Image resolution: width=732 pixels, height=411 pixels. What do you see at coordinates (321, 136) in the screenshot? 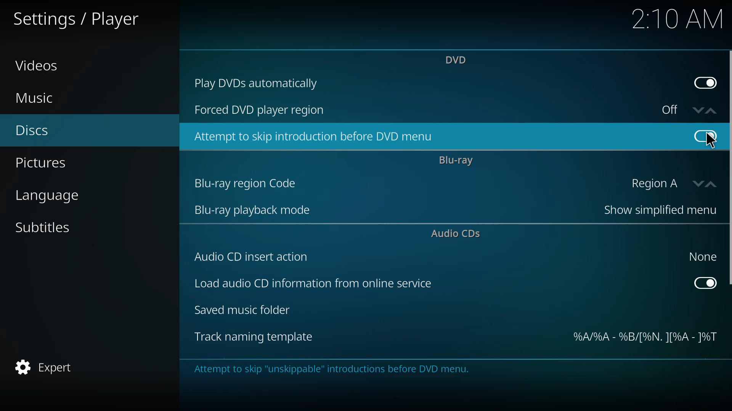
I see `attempt to skip introduction before dvd menu` at bounding box center [321, 136].